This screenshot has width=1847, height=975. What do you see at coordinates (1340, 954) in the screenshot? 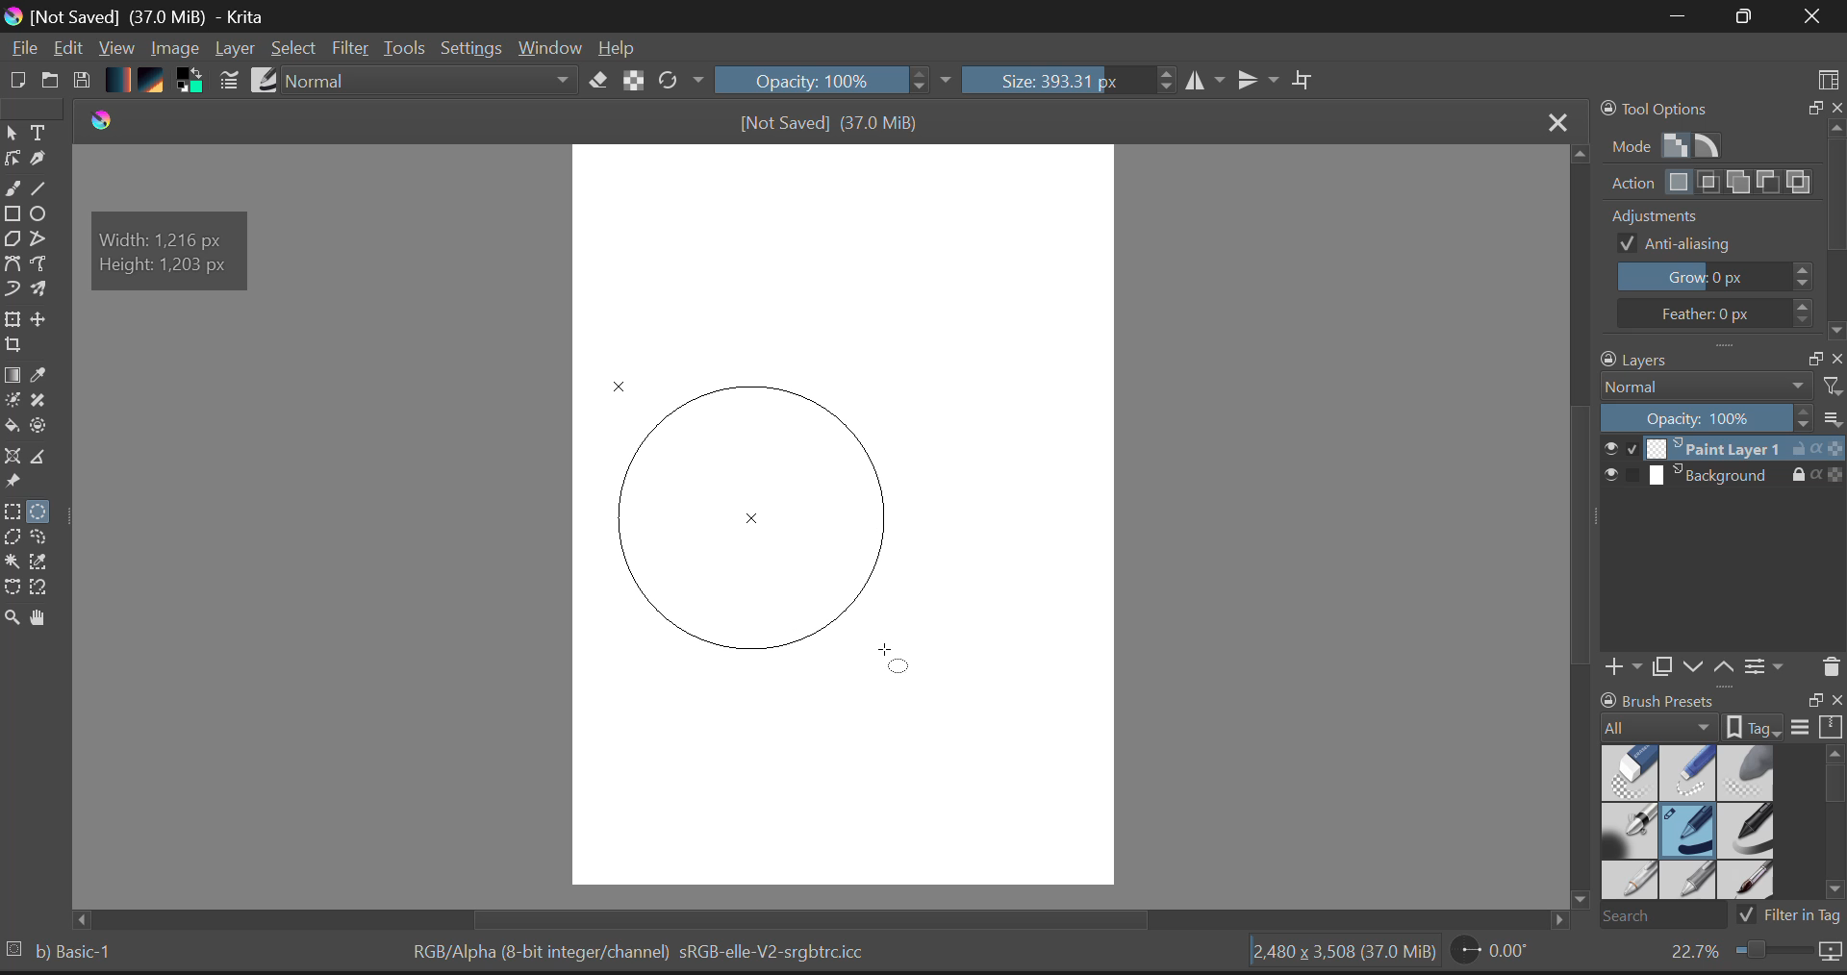
I see `Document Dimensions` at bounding box center [1340, 954].